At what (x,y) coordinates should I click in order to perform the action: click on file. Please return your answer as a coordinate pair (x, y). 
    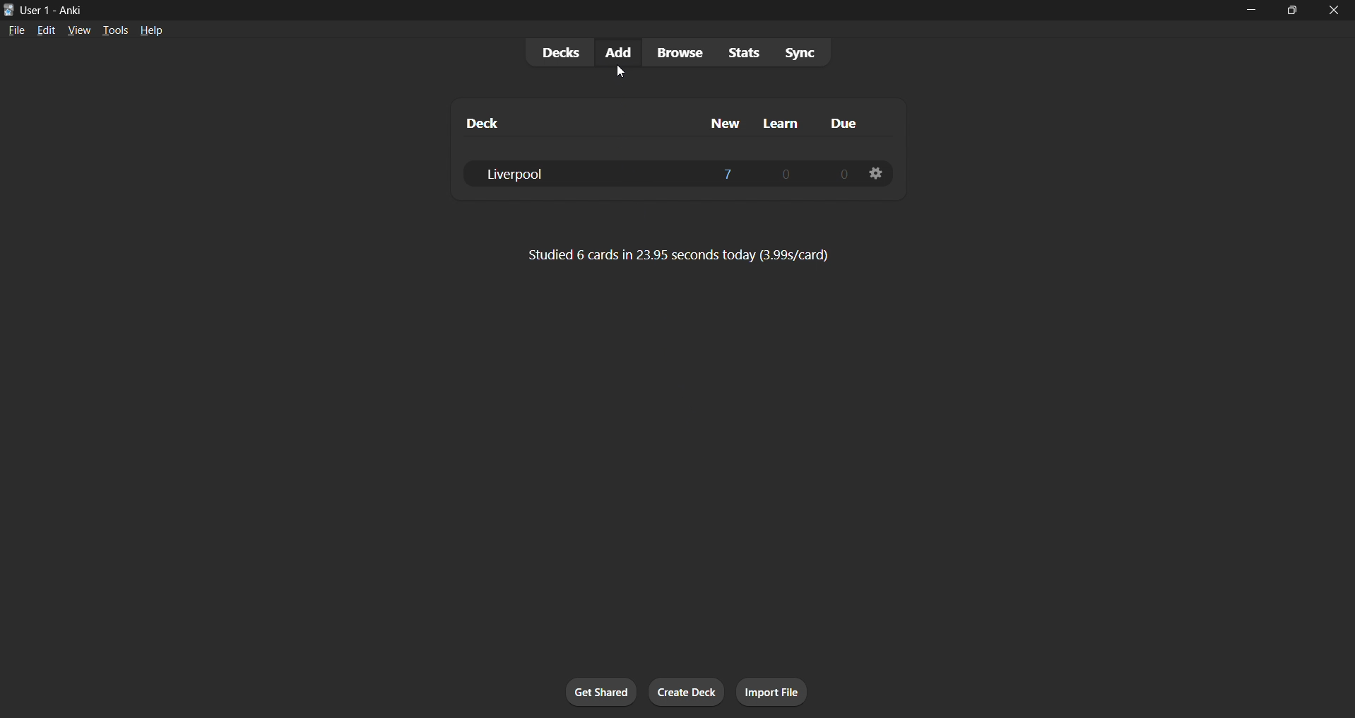
    Looking at the image, I should click on (13, 30).